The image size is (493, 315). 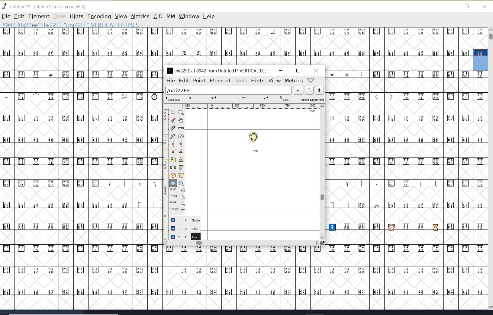 What do you see at coordinates (281, 70) in the screenshot?
I see `minimize` at bounding box center [281, 70].